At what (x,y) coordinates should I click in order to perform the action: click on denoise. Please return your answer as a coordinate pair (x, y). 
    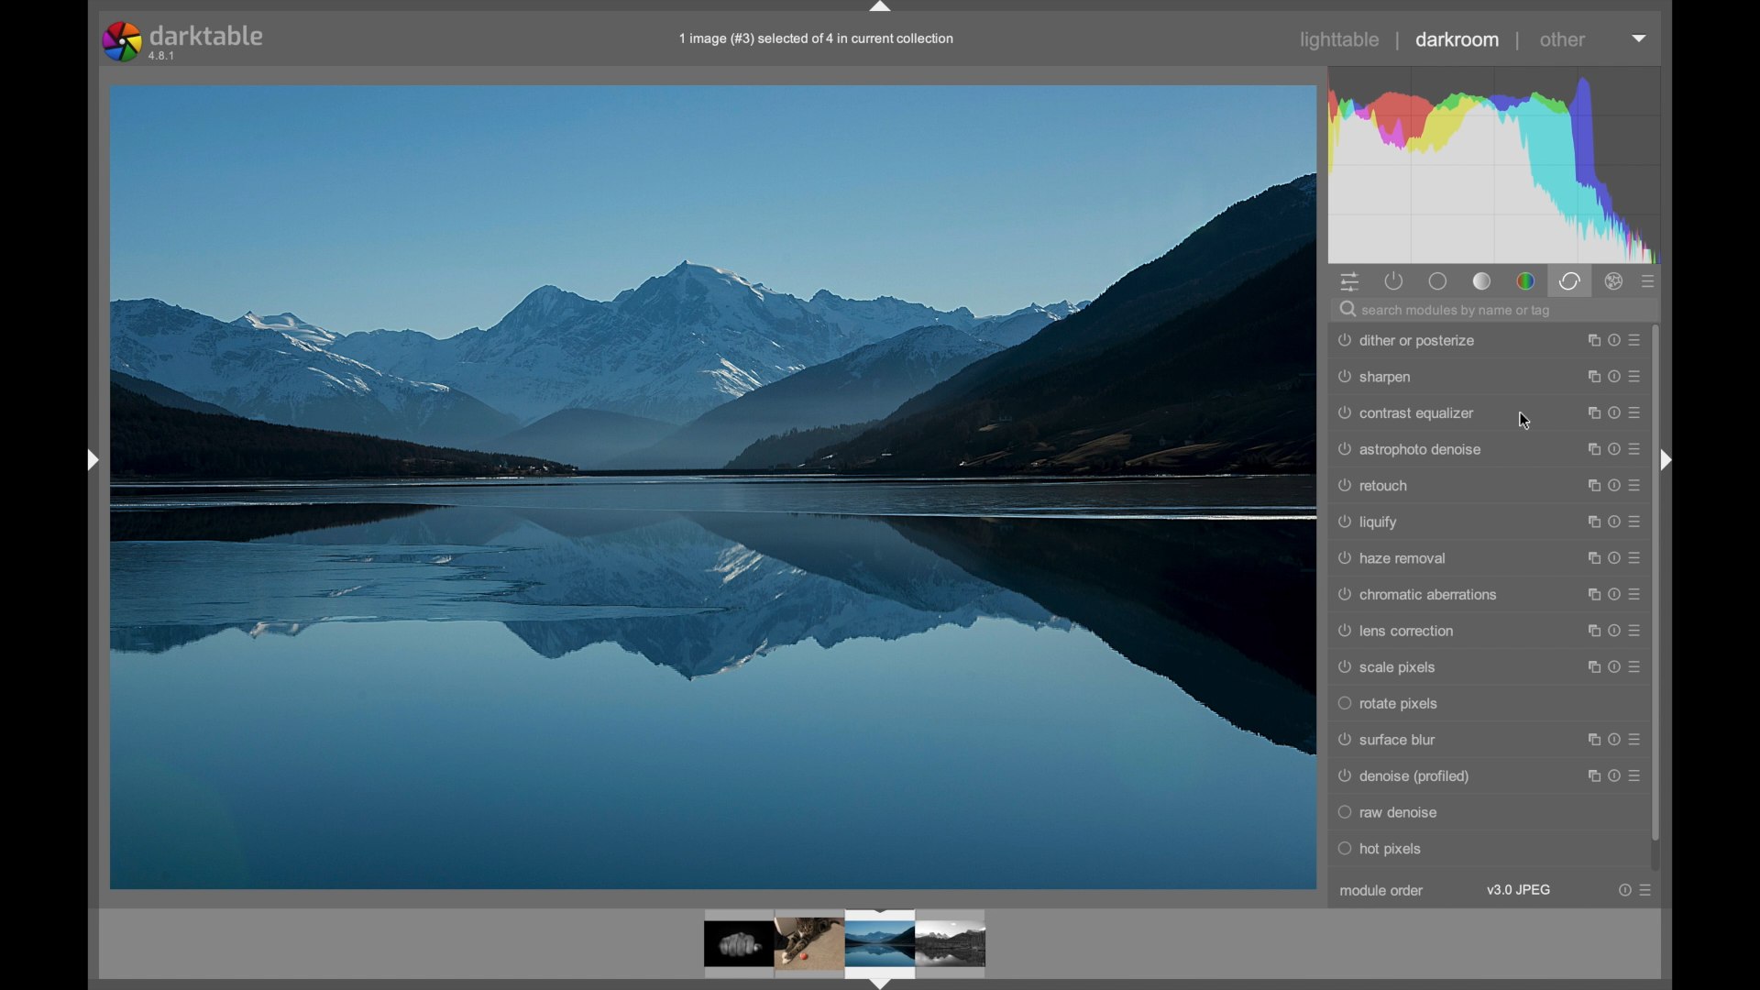
    Looking at the image, I should click on (1403, 775).